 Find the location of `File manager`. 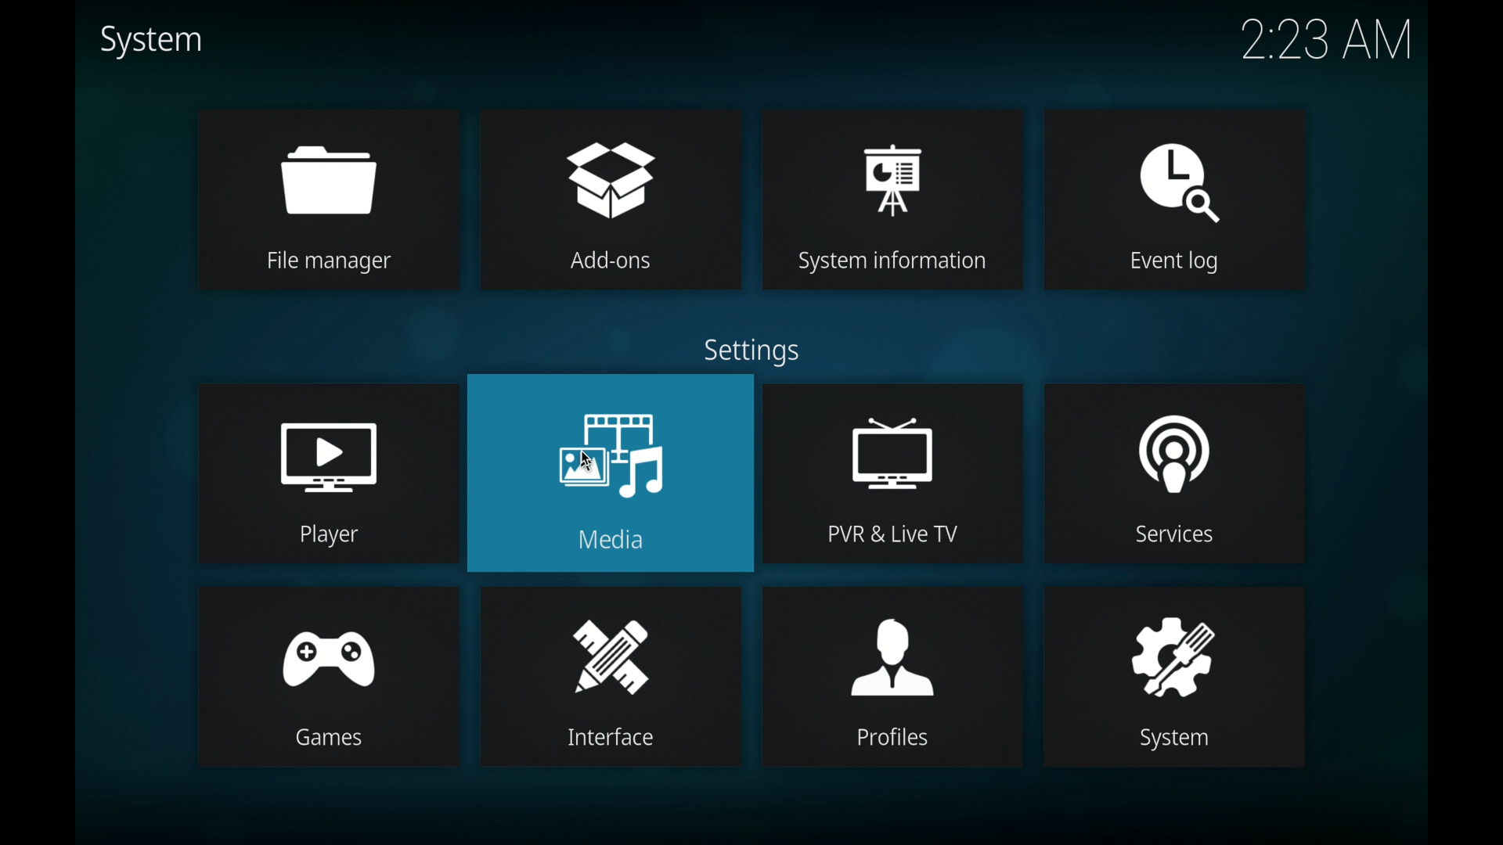

File manager is located at coordinates (331, 264).